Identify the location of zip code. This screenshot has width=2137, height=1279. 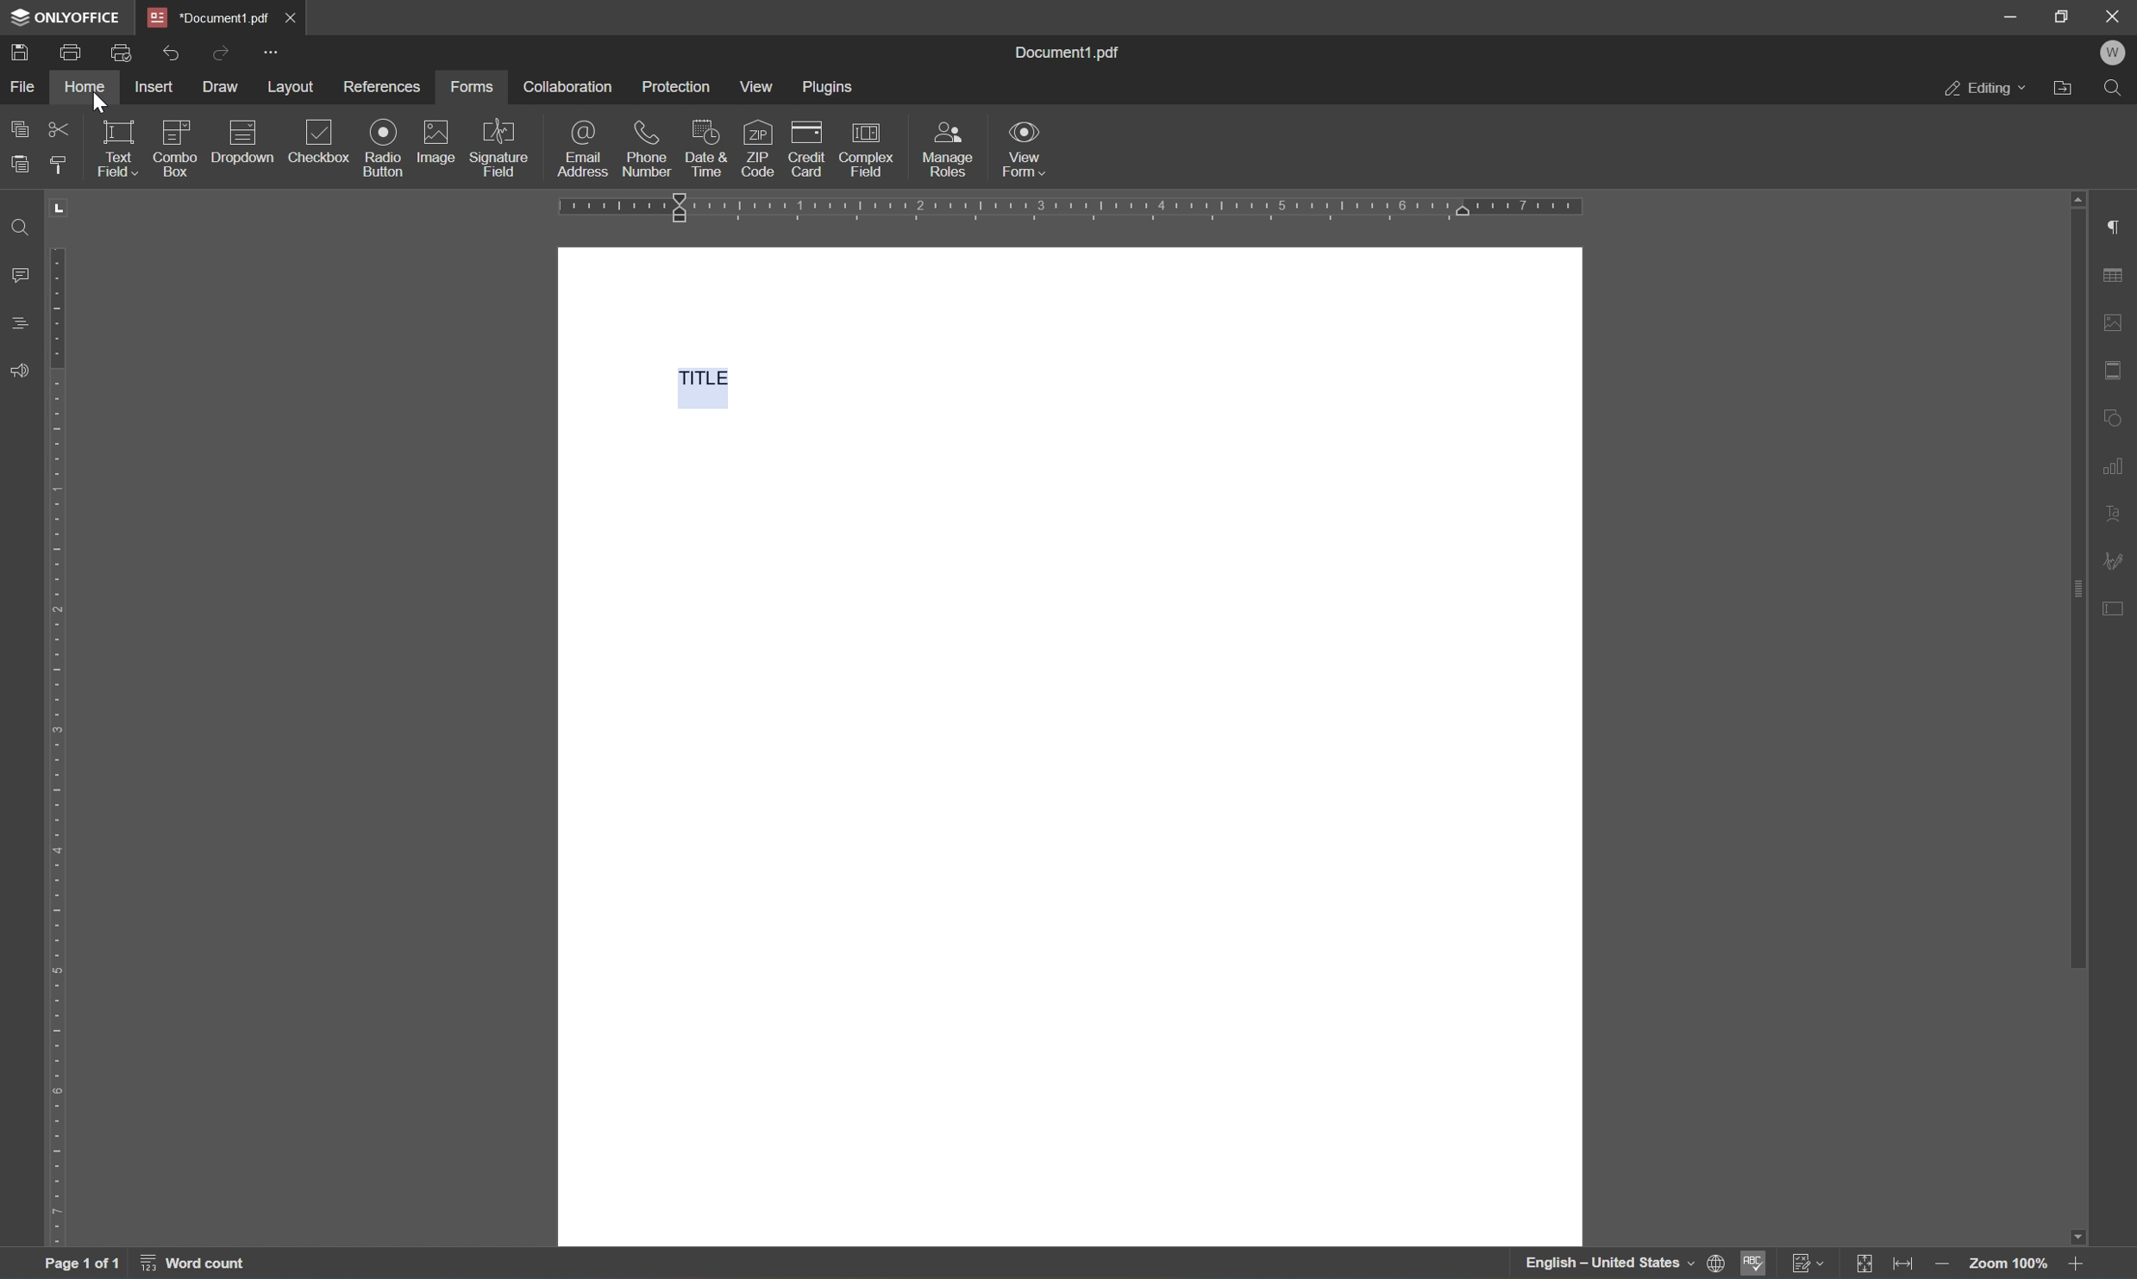
(757, 147).